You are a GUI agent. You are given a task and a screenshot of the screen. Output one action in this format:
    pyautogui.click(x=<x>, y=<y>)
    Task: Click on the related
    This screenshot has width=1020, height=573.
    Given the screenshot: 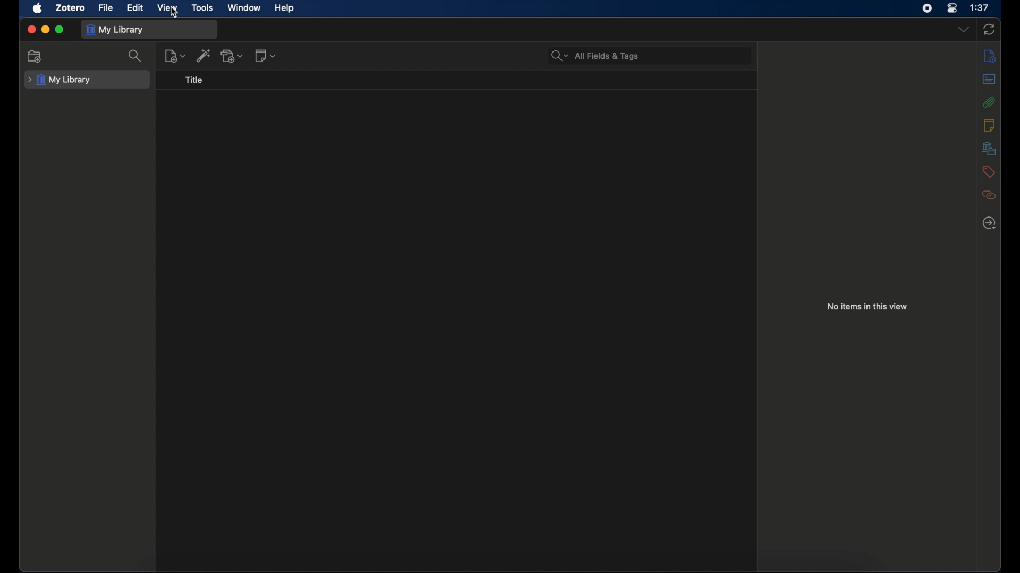 What is the action you would take?
    pyautogui.click(x=990, y=195)
    